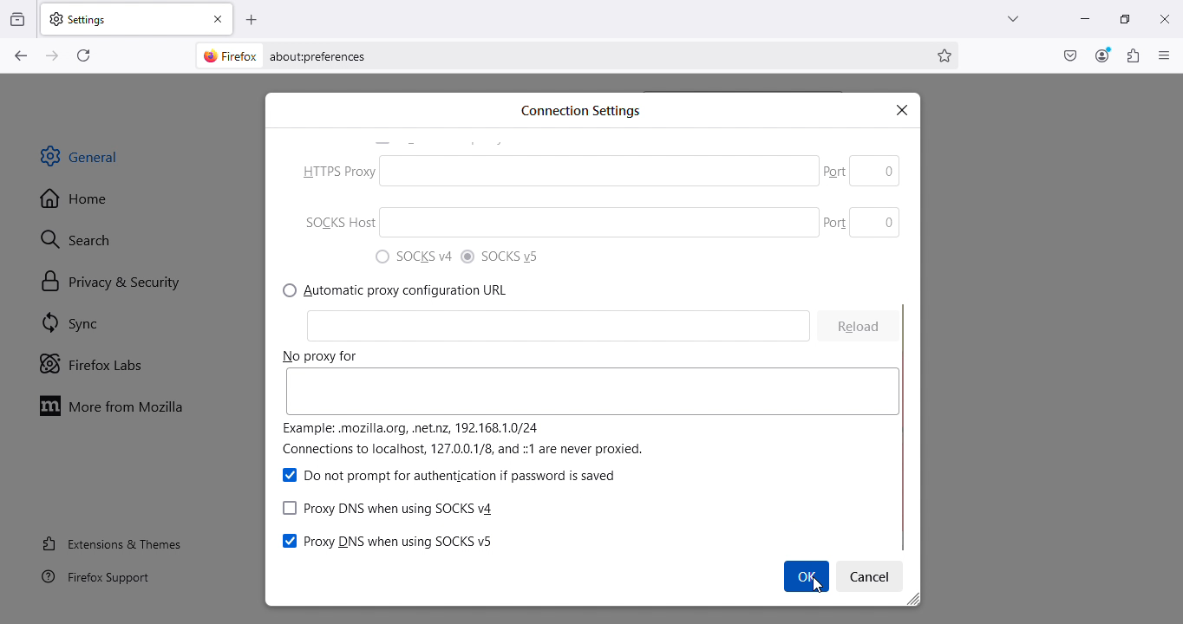 This screenshot has width=1183, height=624. I want to click on Close, so click(1164, 18).